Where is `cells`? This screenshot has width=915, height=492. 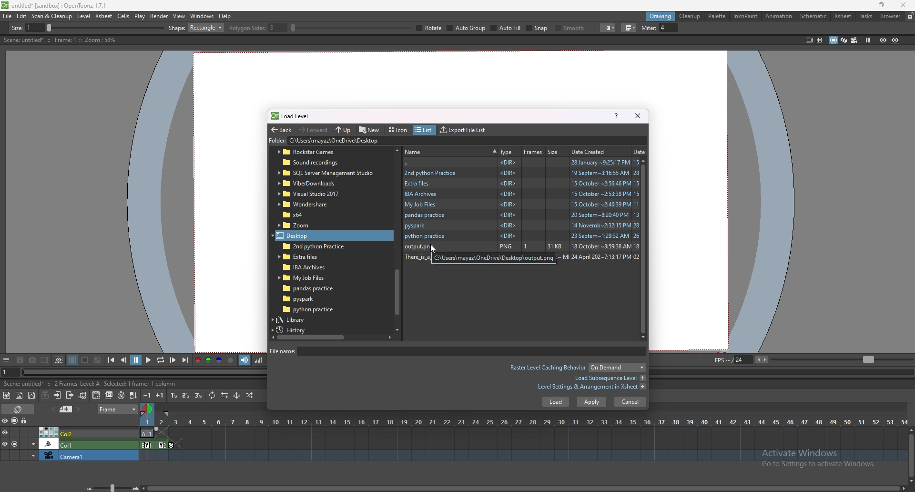 cells is located at coordinates (123, 16).